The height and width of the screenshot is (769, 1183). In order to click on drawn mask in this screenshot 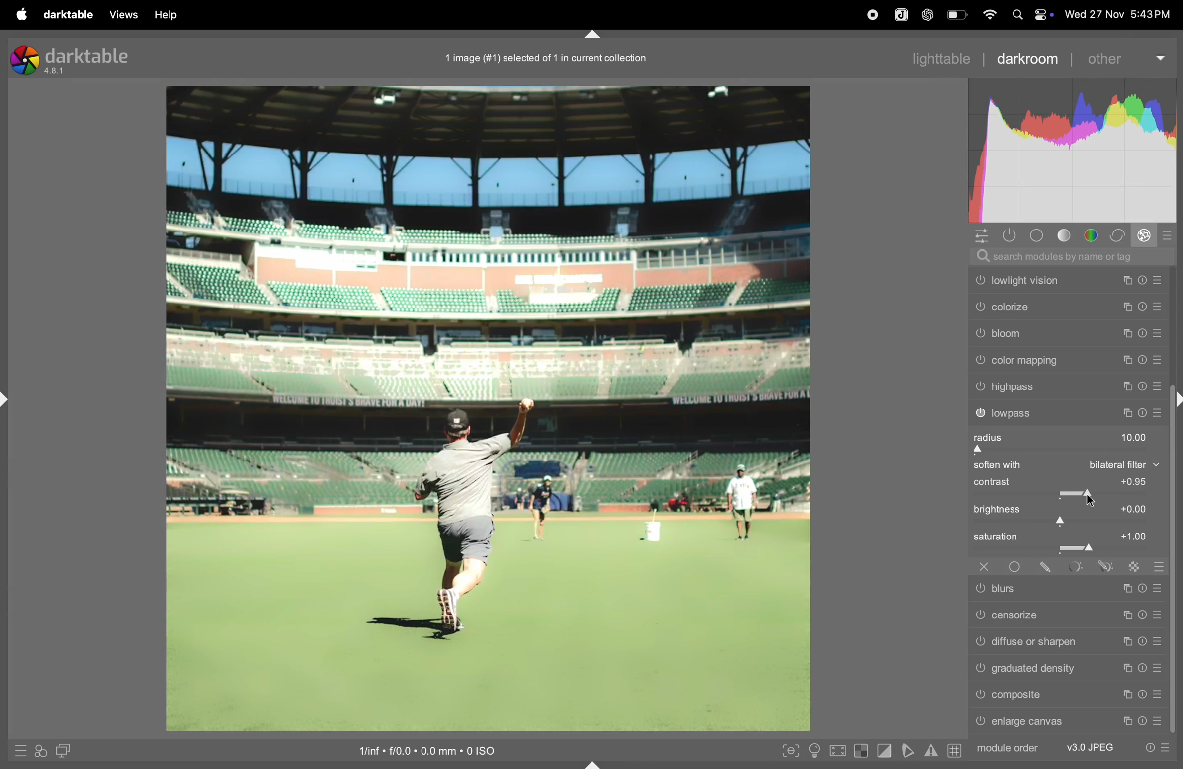, I will do `click(1046, 567)`.